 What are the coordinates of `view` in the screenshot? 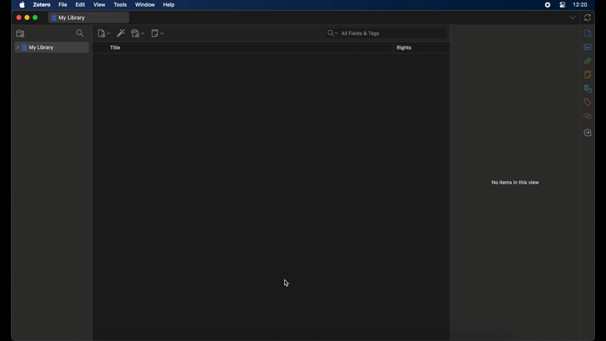 It's located at (100, 5).